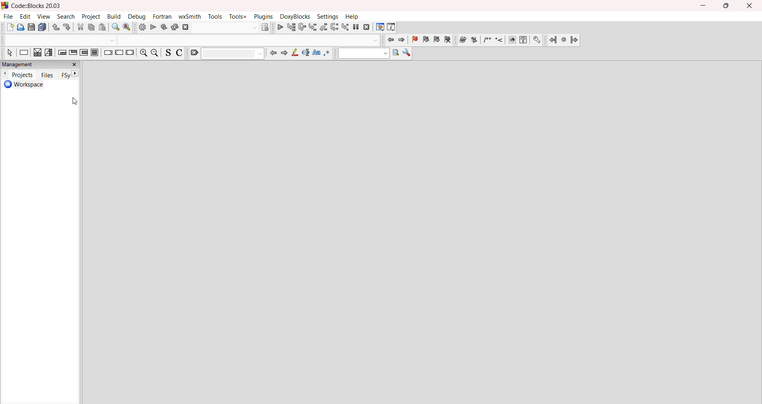 Image resolution: width=762 pixels, height=404 pixels. Describe the element at coordinates (127, 27) in the screenshot. I see `replace` at that location.